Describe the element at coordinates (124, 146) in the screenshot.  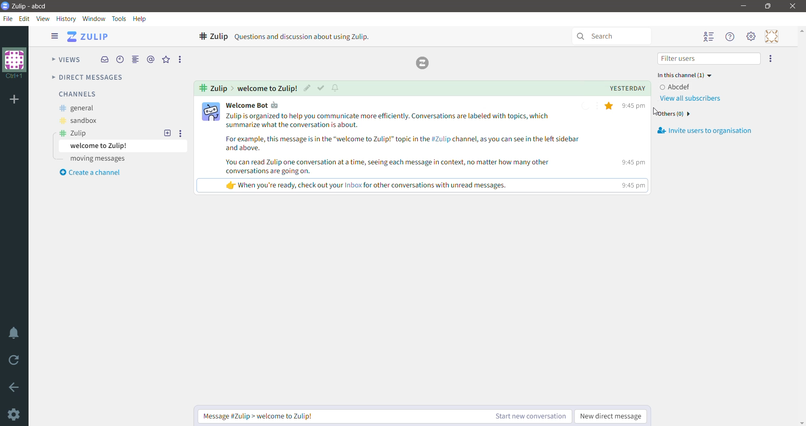
I see `welcome to Zulip` at that location.